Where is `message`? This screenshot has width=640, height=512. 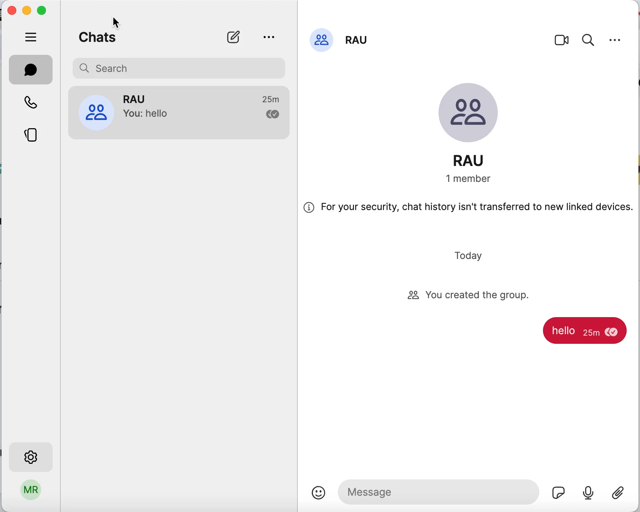
message is located at coordinates (440, 493).